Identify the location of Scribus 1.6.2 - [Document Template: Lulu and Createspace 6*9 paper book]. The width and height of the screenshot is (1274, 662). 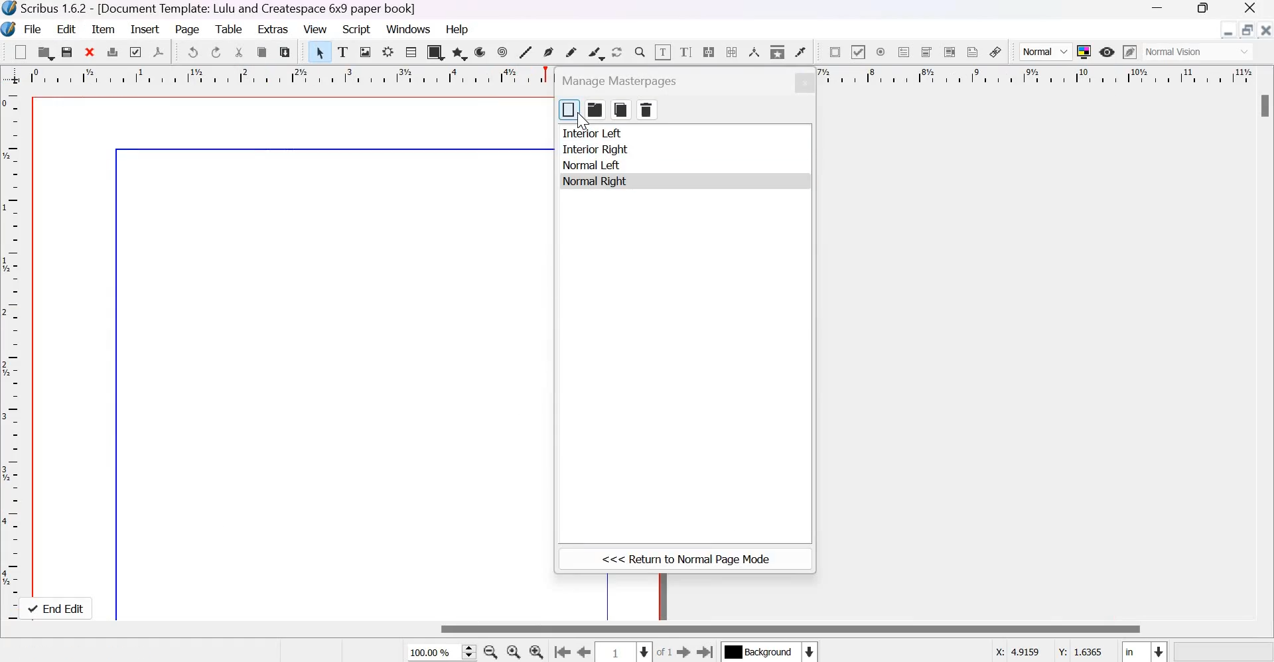
(211, 9).